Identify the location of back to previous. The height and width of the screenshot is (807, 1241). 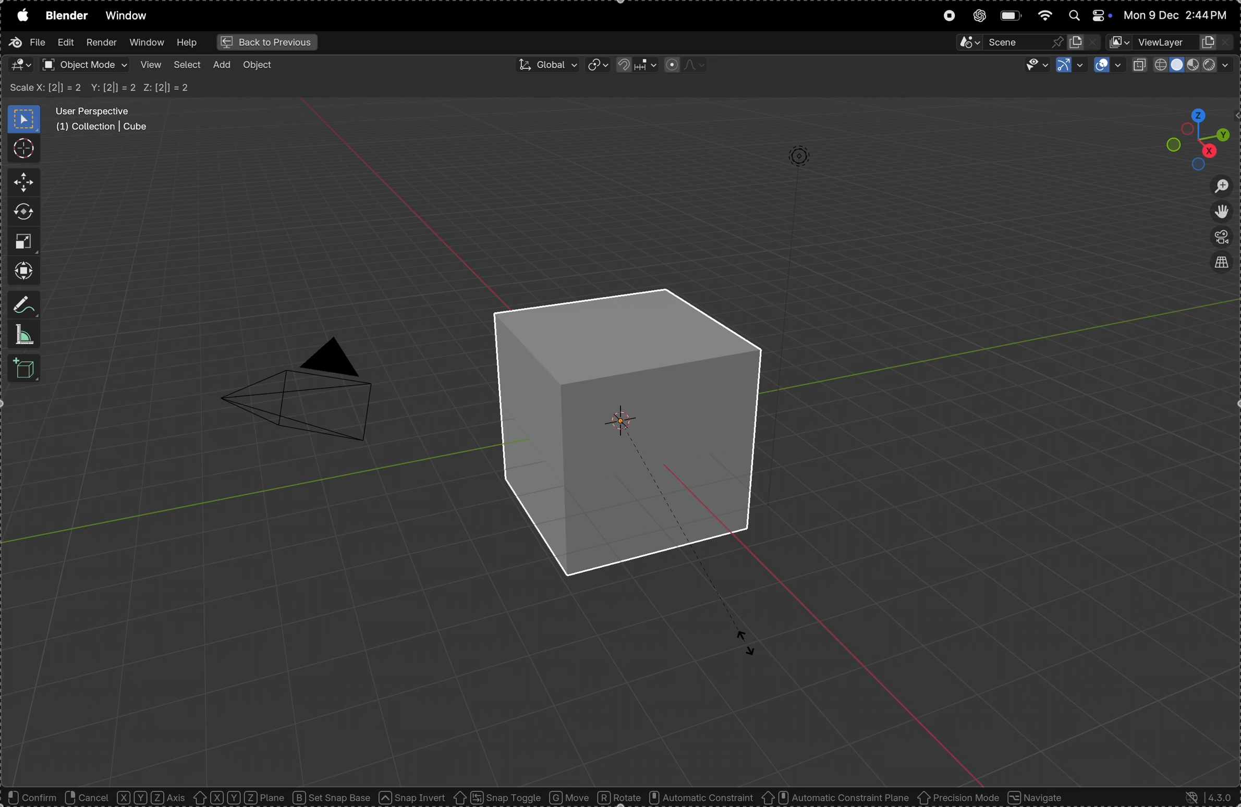
(265, 43).